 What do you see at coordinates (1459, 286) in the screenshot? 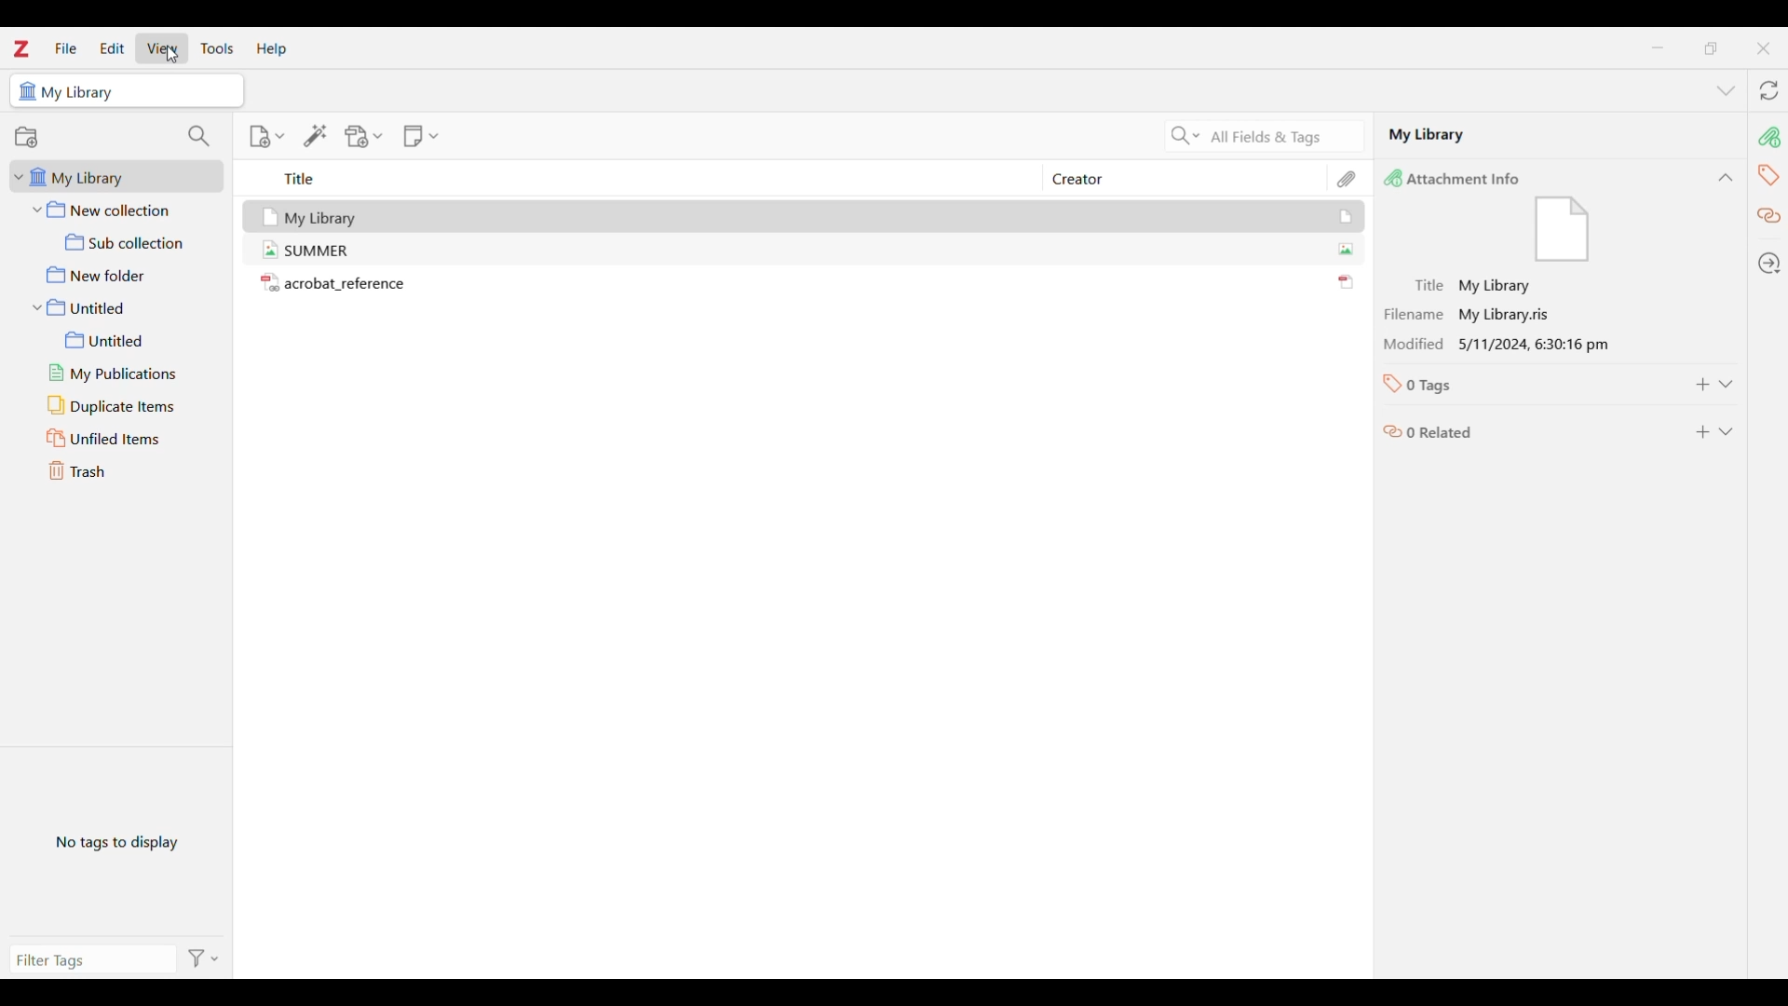
I see `Title of selected file` at bounding box center [1459, 286].